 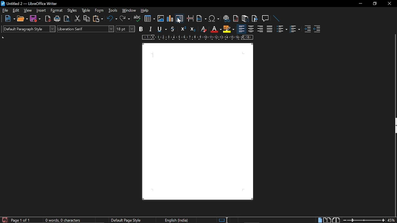 What do you see at coordinates (86, 28) in the screenshot?
I see `text style` at bounding box center [86, 28].